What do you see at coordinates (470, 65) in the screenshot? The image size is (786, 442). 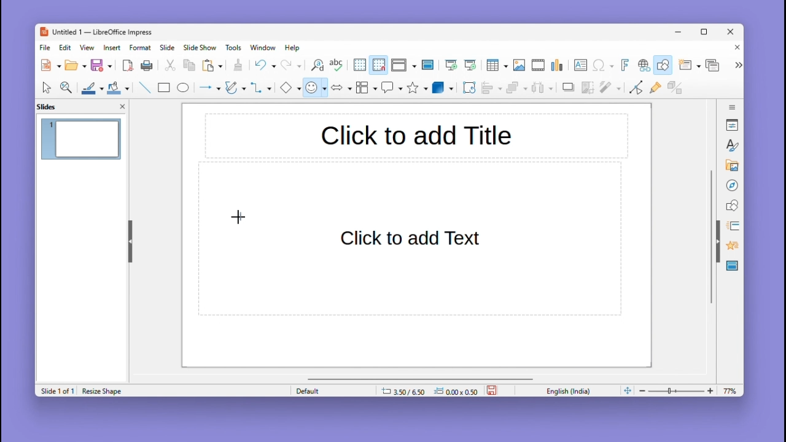 I see `Last slide` at bounding box center [470, 65].